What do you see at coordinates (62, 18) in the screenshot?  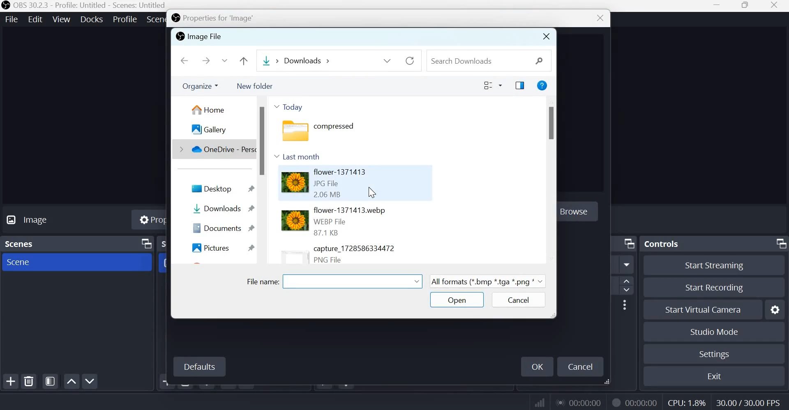 I see `view` at bounding box center [62, 18].